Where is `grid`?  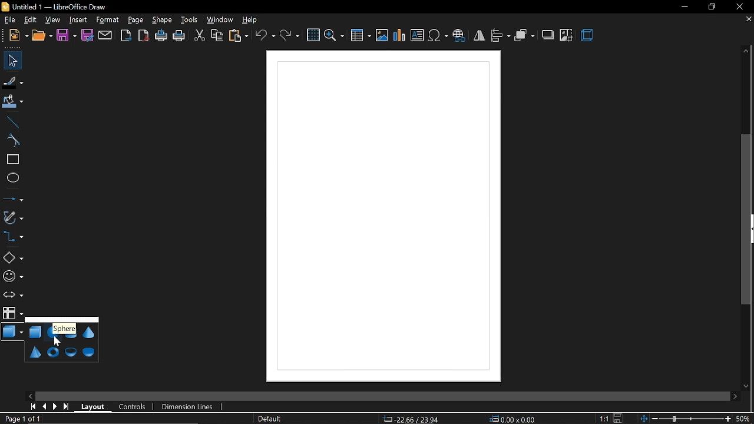
grid is located at coordinates (313, 34).